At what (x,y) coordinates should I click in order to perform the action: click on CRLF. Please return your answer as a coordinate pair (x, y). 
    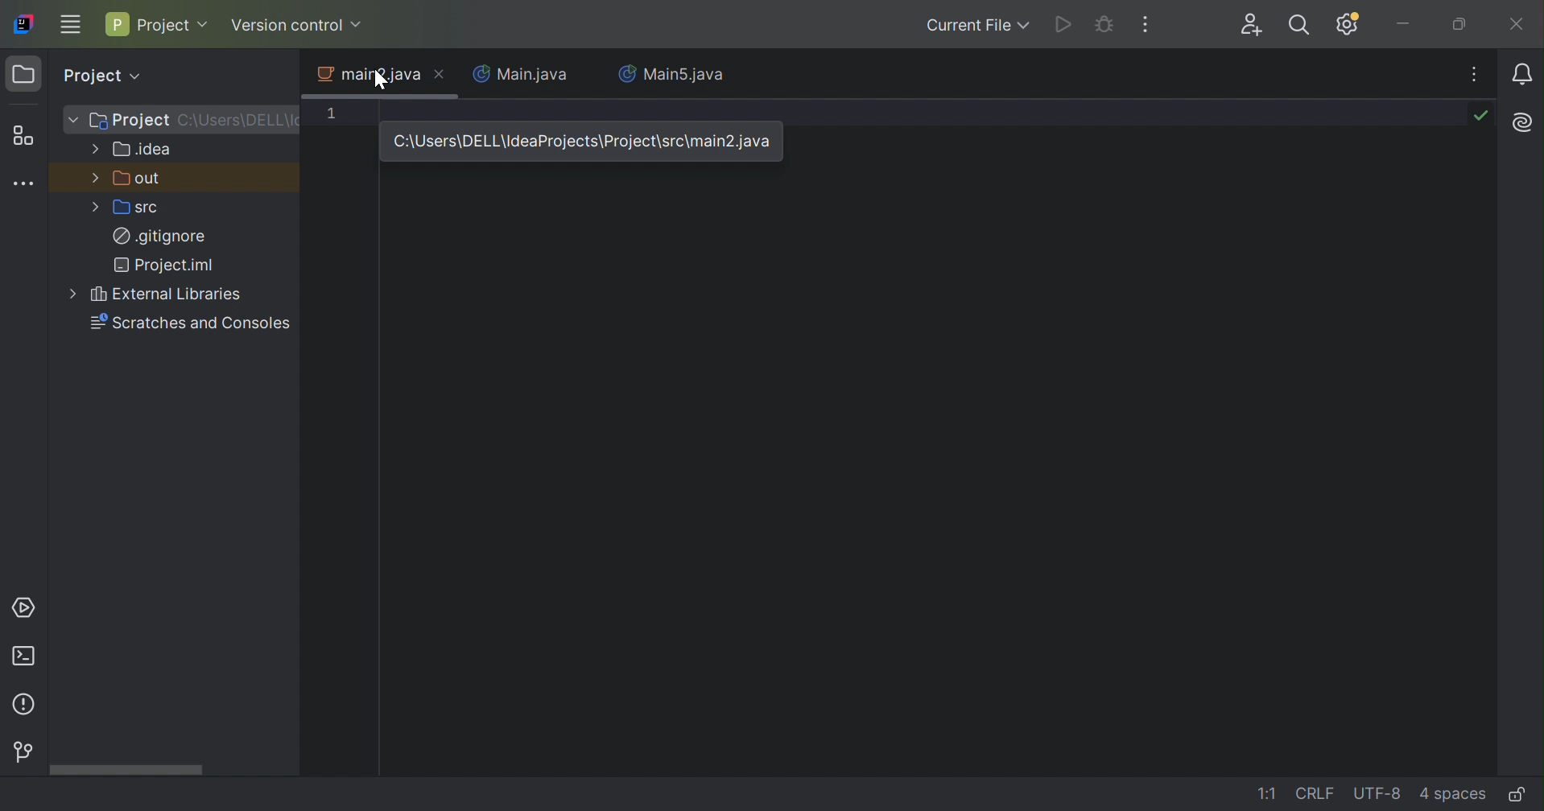
    Looking at the image, I should click on (1319, 792).